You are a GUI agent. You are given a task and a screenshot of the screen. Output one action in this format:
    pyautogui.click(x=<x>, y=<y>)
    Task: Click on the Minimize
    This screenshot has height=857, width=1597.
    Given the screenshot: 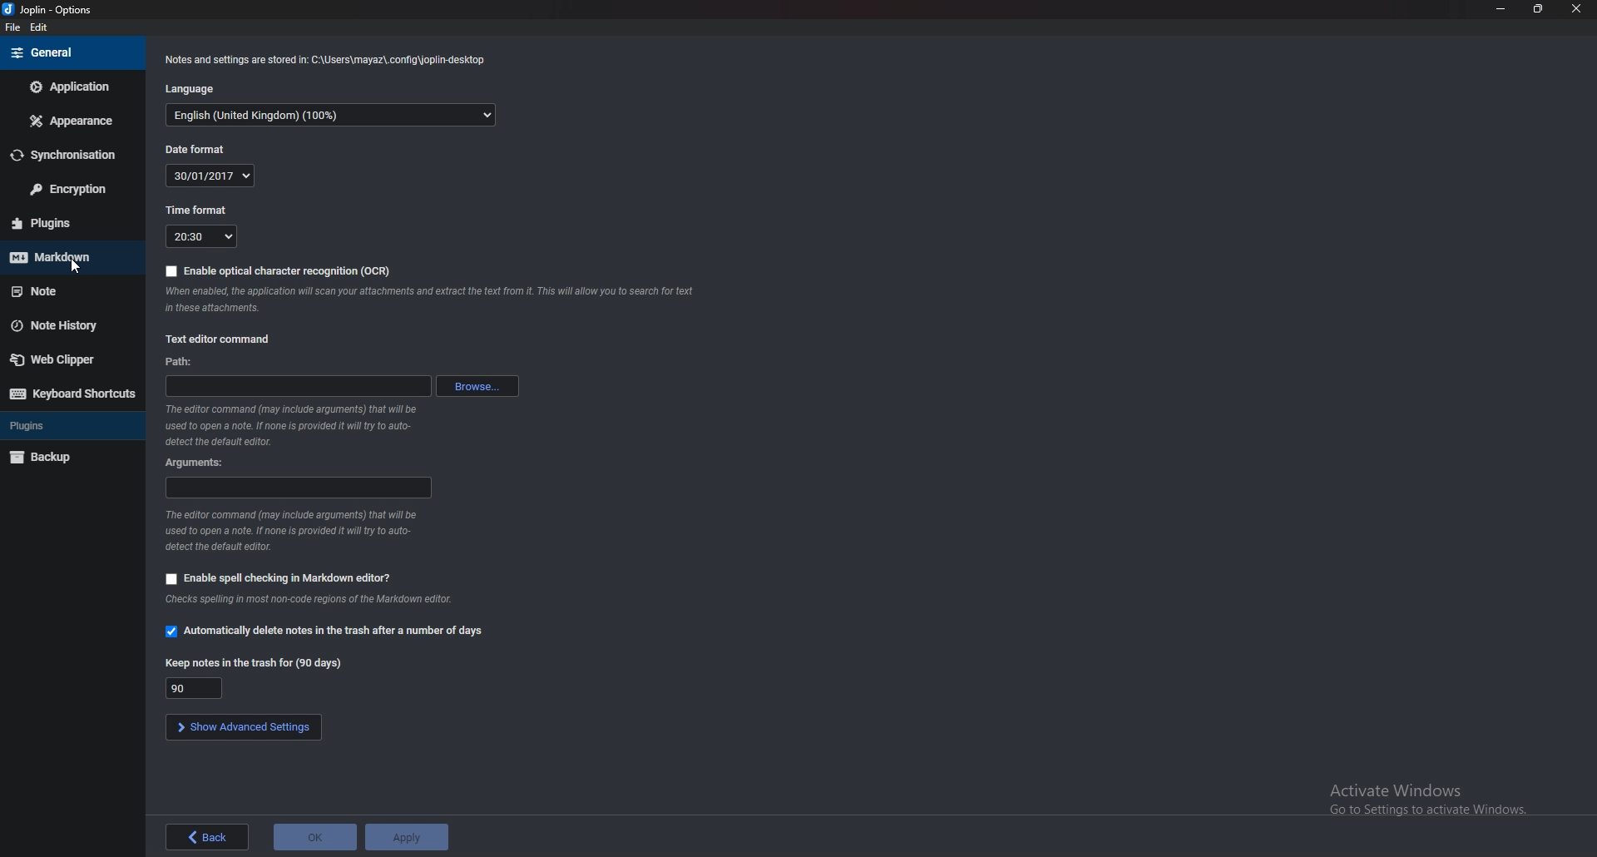 What is the action you would take?
    pyautogui.click(x=1503, y=9)
    